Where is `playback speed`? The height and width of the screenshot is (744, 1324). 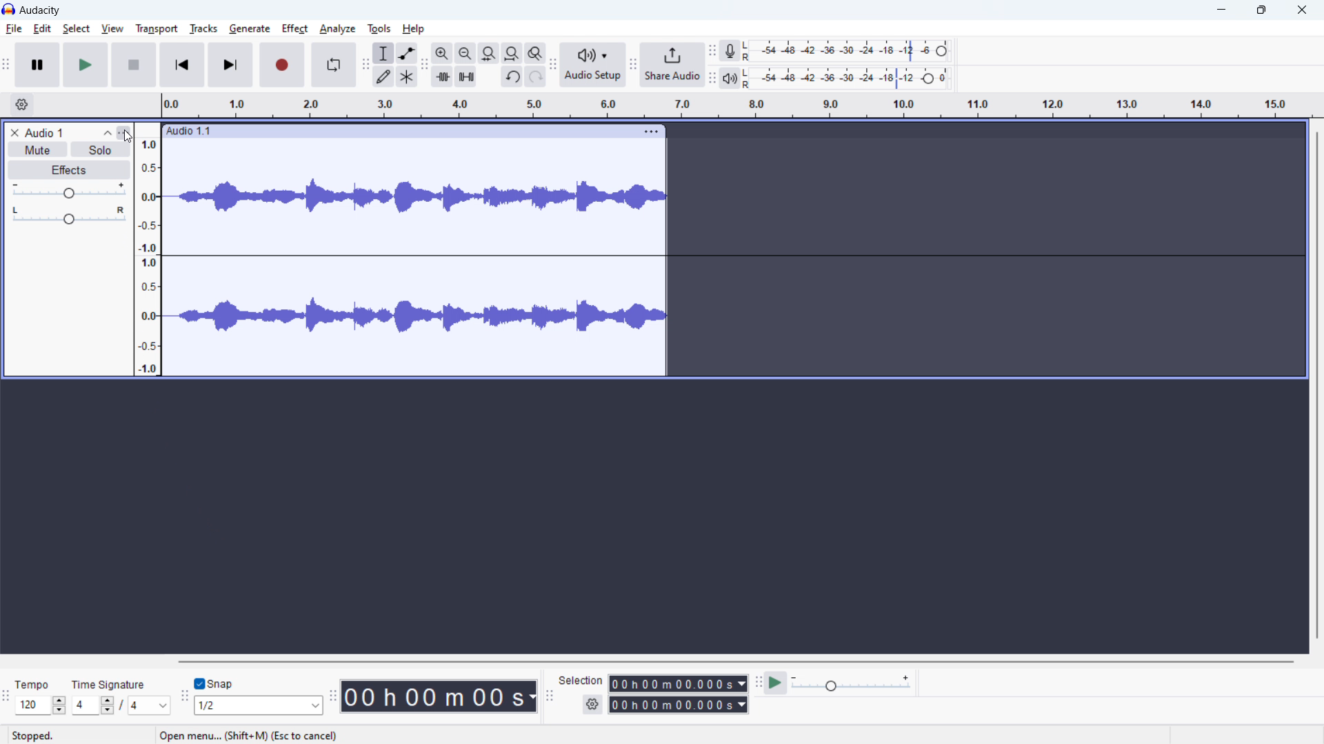
playback speed is located at coordinates (859, 684).